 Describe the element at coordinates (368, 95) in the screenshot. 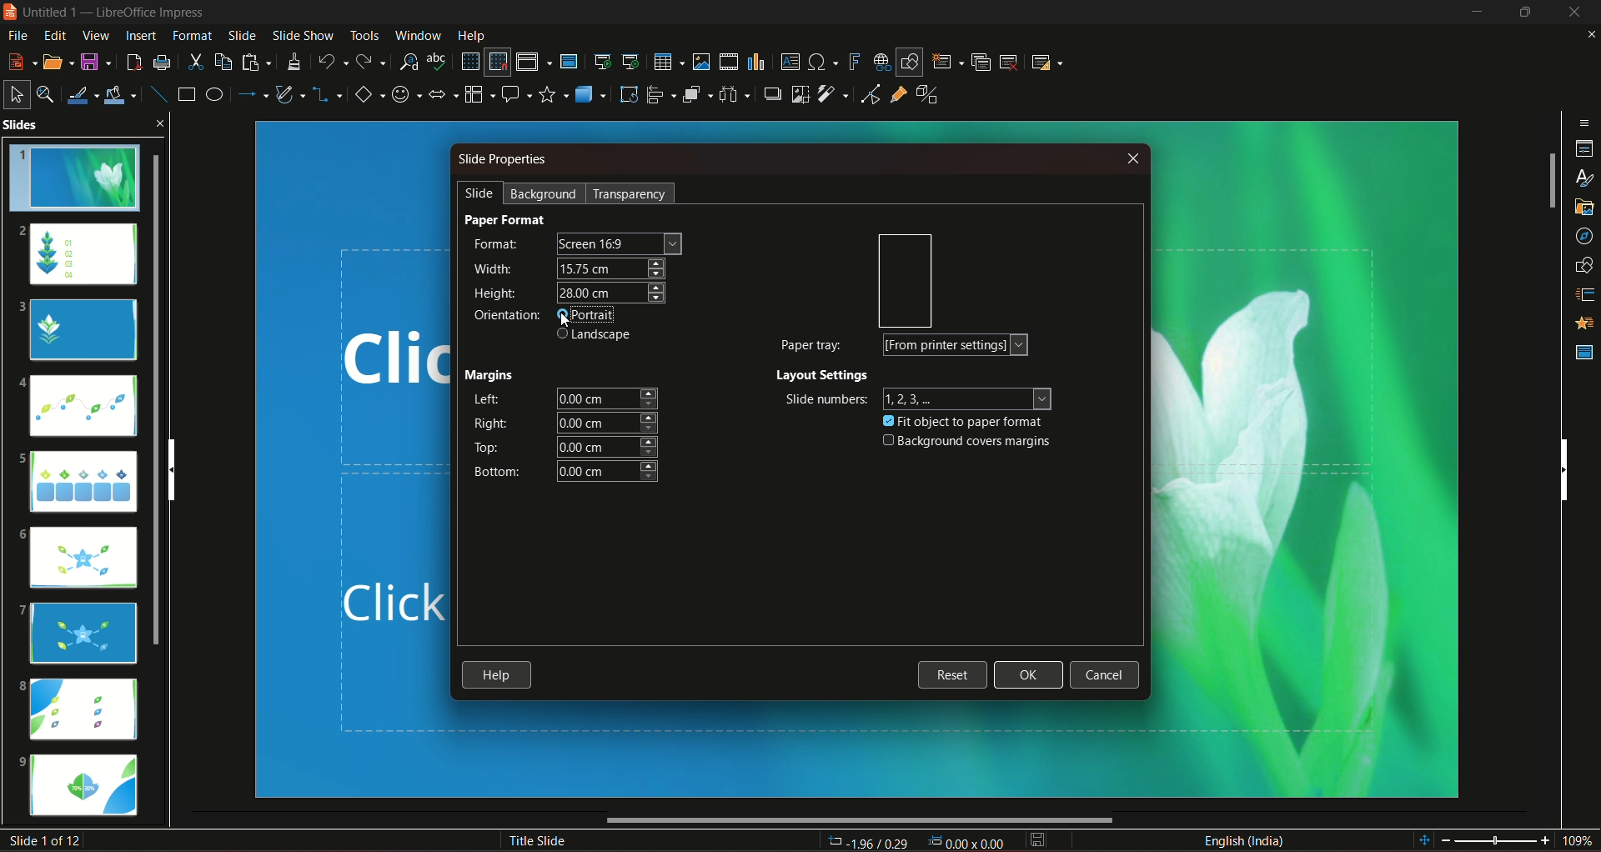

I see `basic shapes` at that location.